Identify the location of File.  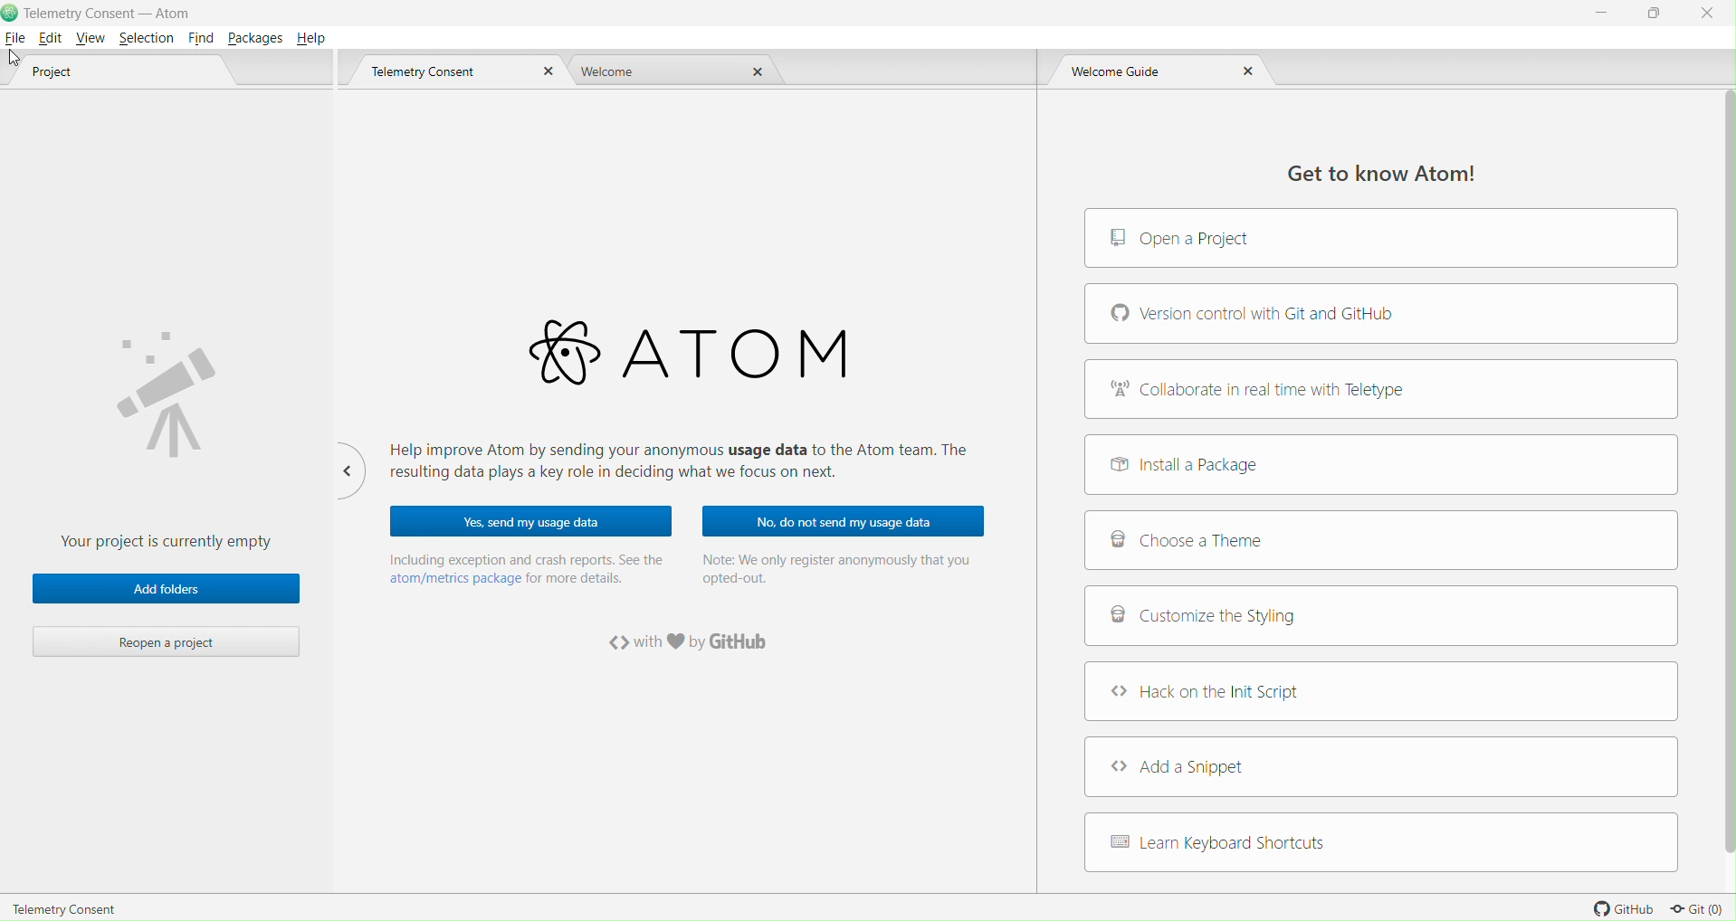
(14, 38).